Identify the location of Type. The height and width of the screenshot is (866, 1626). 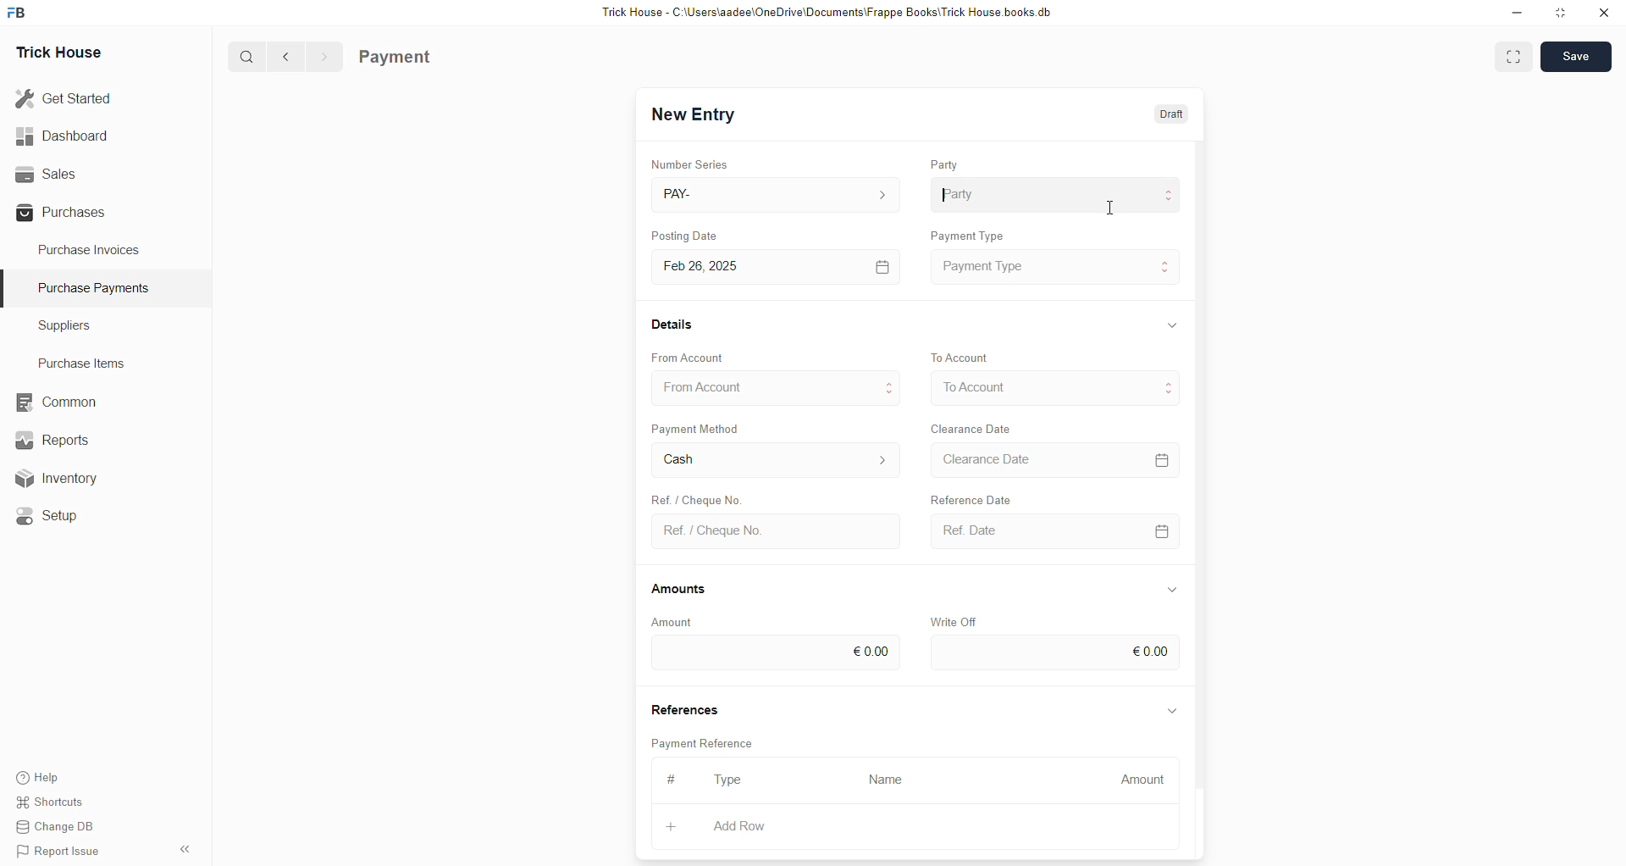
(731, 780).